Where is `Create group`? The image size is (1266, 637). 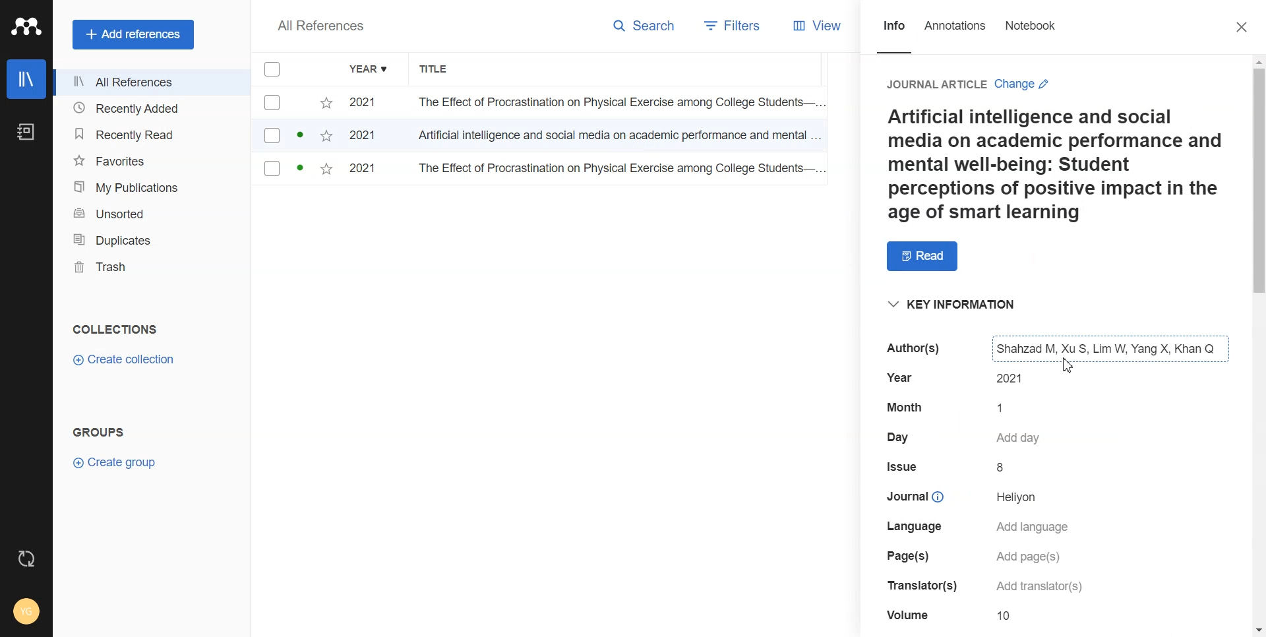 Create group is located at coordinates (114, 462).